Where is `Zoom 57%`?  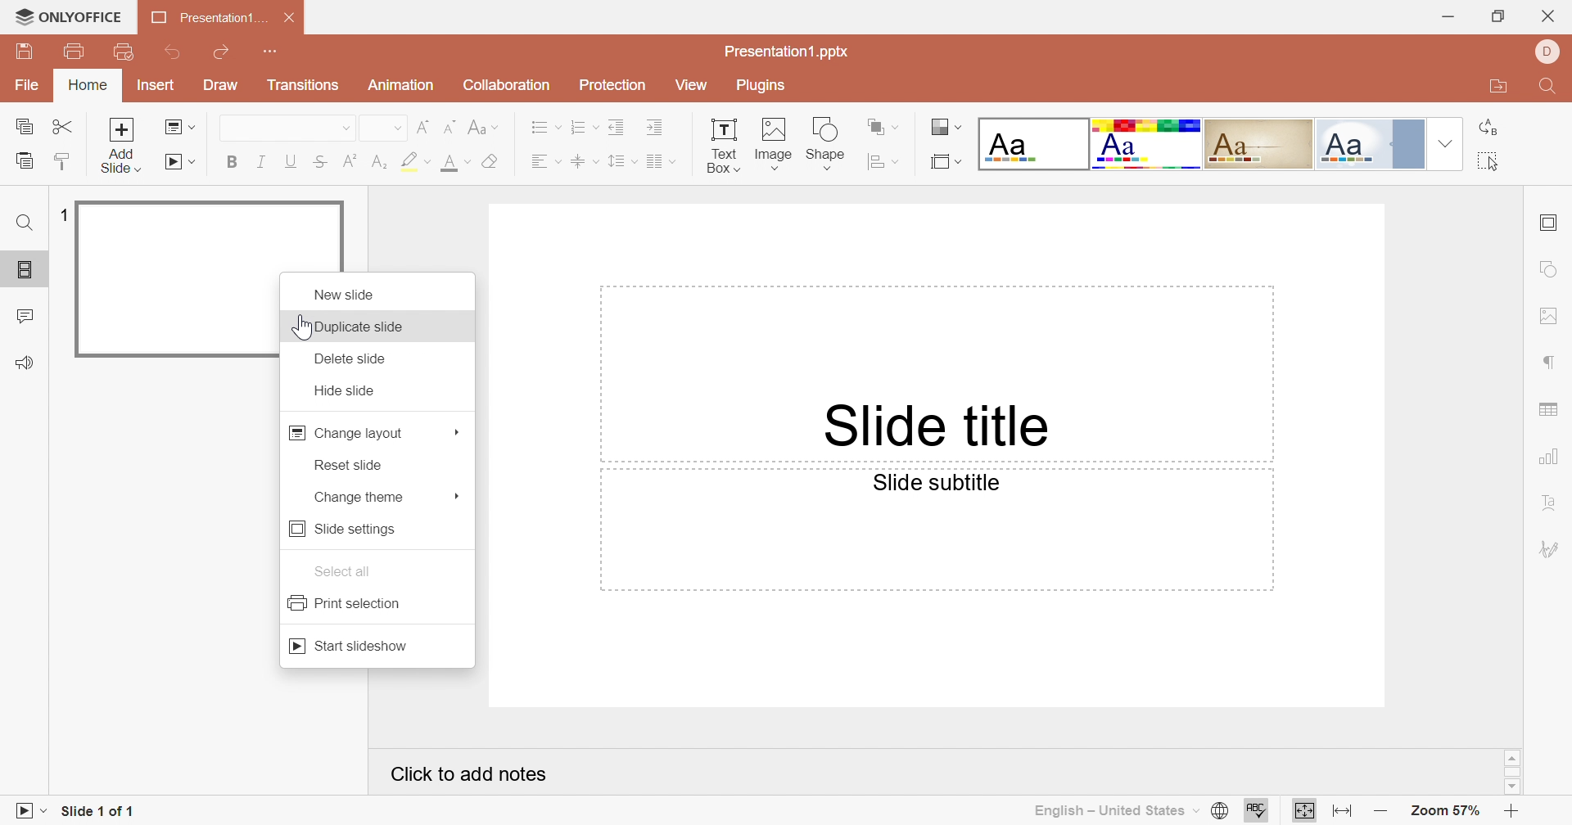 Zoom 57% is located at coordinates (1444, 812).